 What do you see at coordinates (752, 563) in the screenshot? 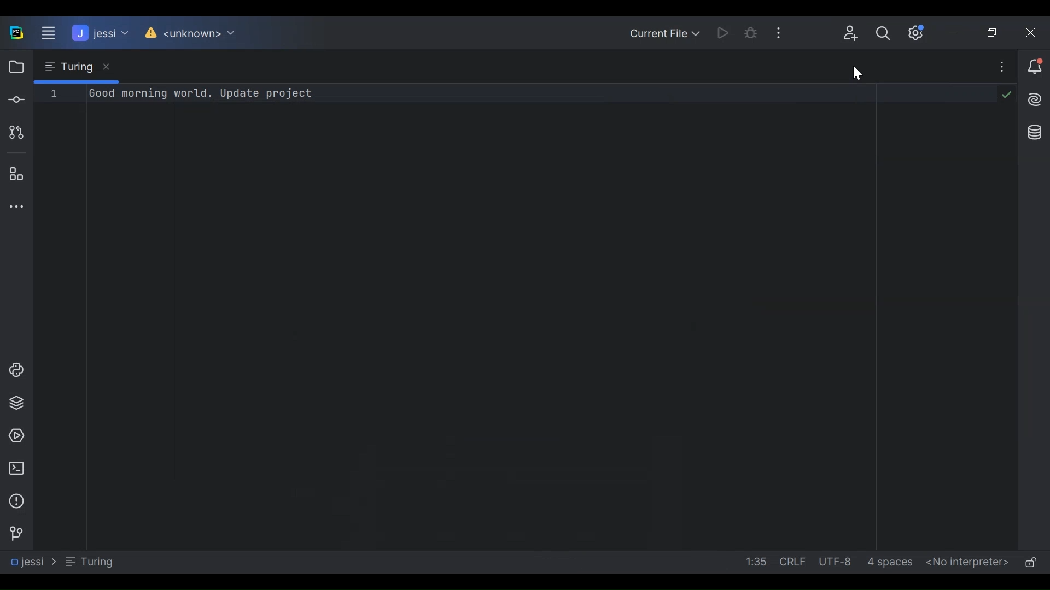
I see `1:35` at bounding box center [752, 563].